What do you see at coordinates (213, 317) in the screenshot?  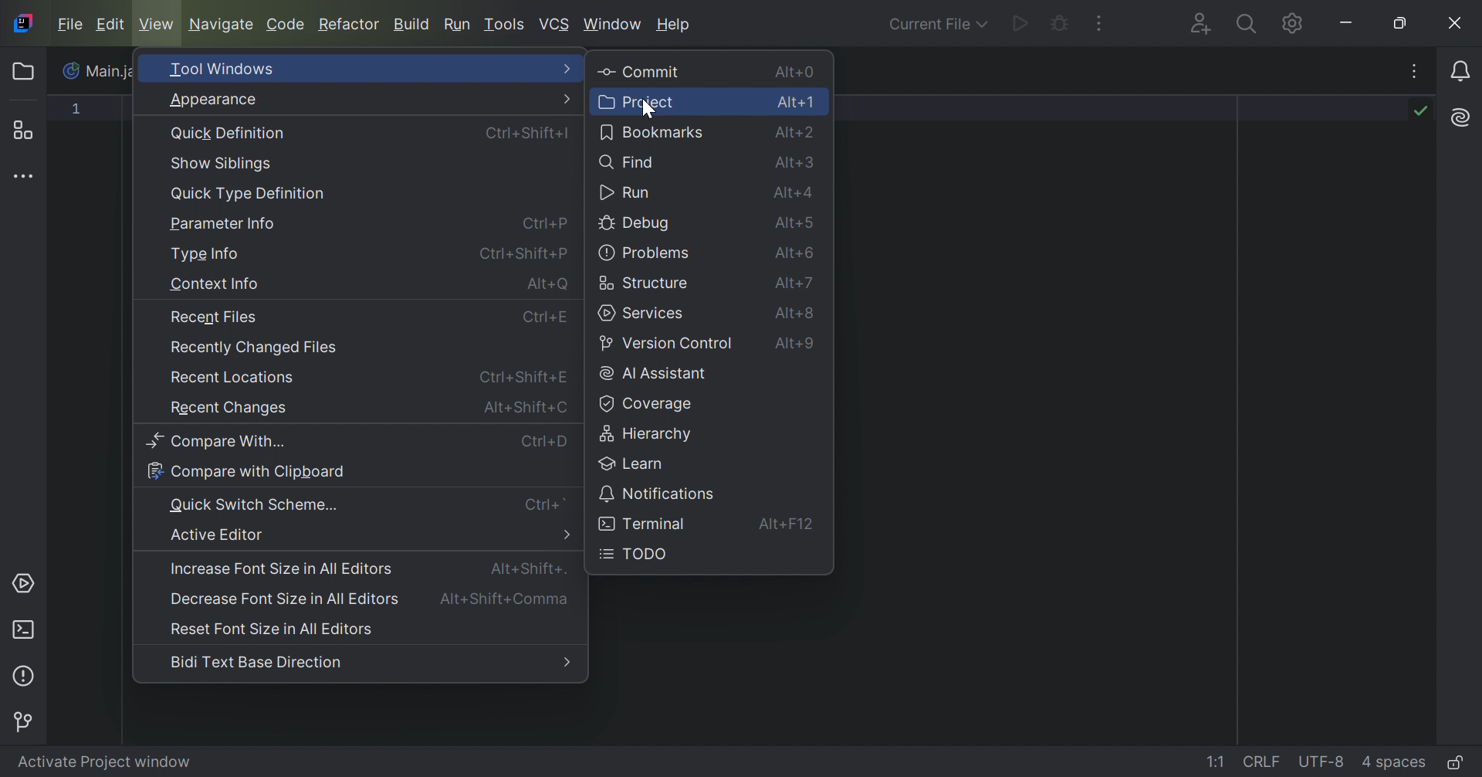 I see `Recent Files` at bounding box center [213, 317].